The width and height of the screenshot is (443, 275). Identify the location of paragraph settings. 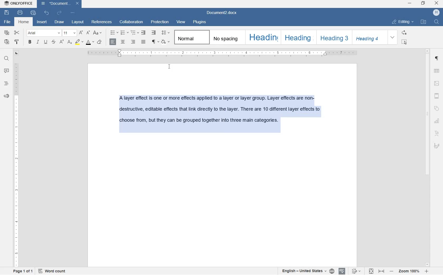
(437, 60).